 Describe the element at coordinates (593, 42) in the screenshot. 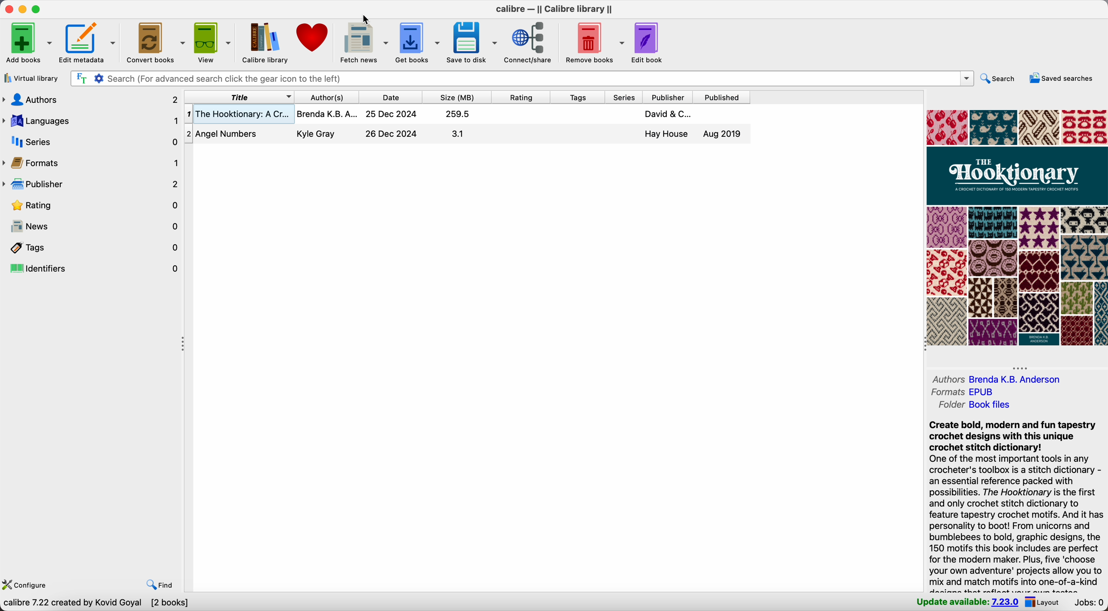

I see `remove books` at that location.